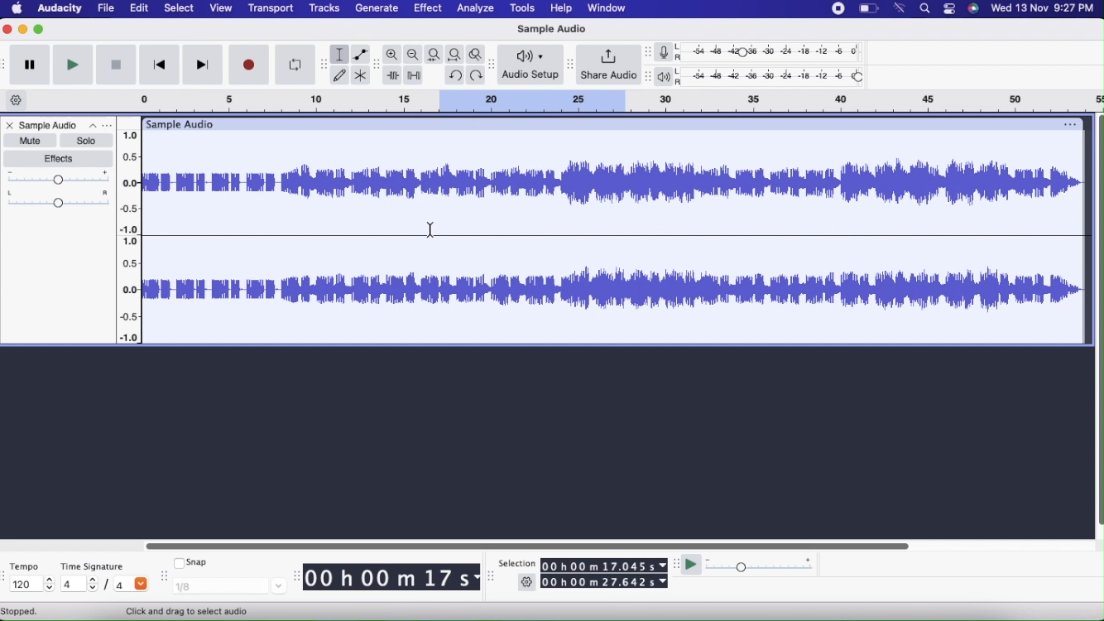  I want to click on toolbar, so click(7, 64).